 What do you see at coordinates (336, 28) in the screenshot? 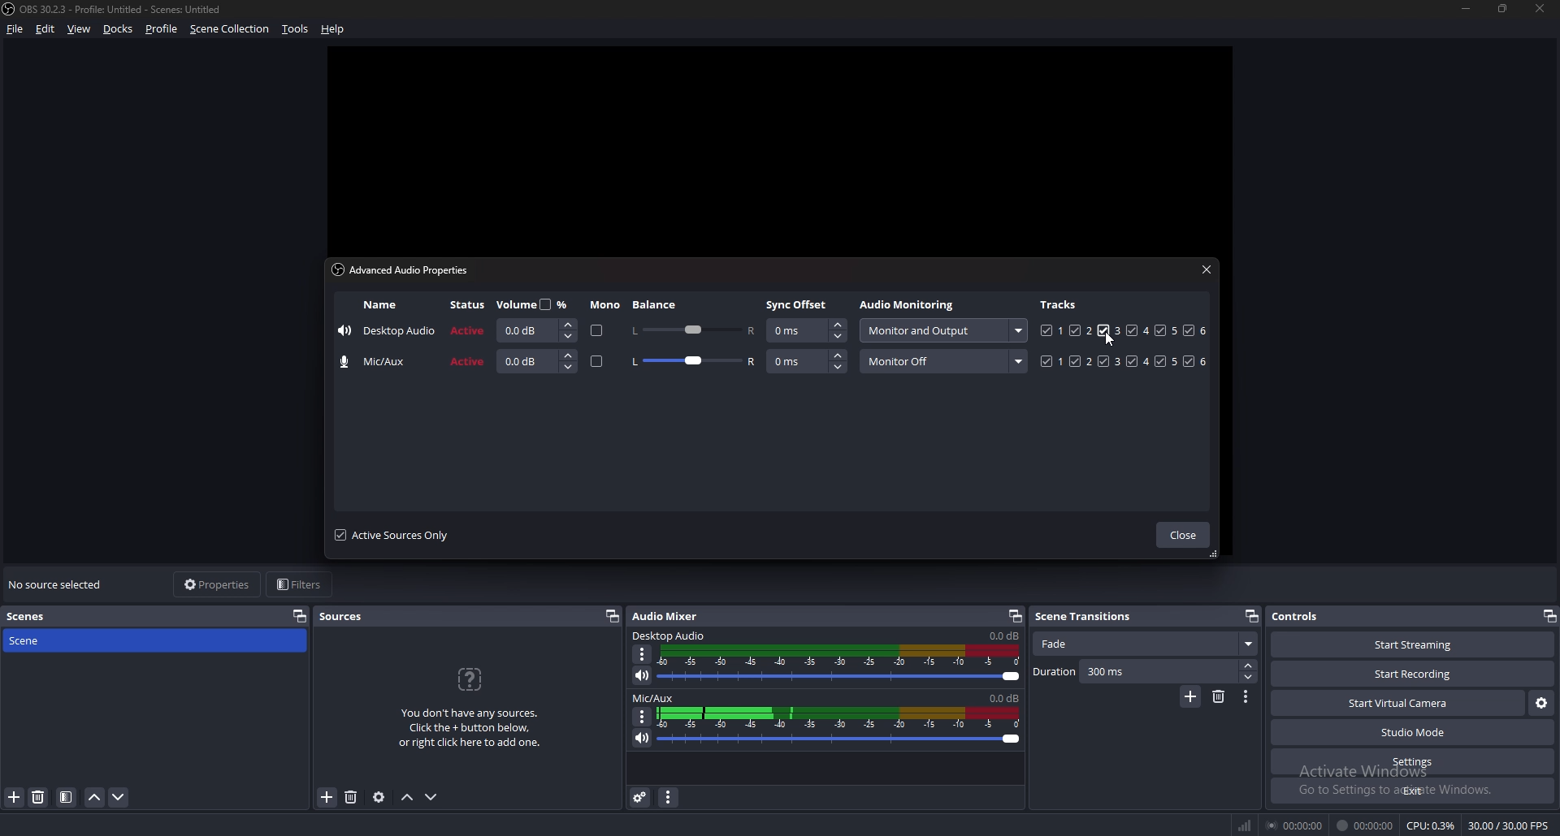
I see `help` at bounding box center [336, 28].